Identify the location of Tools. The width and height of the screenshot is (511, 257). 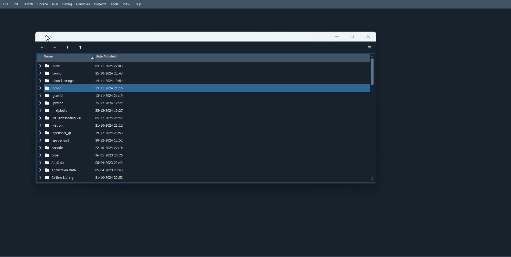
(114, 4).